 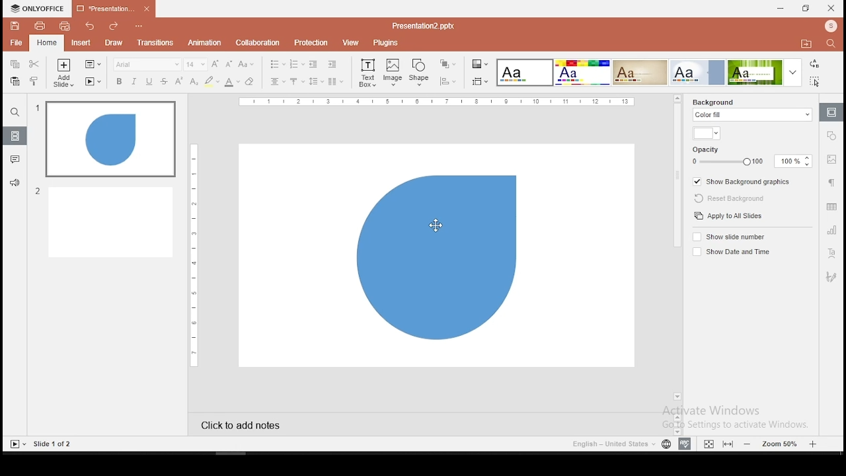 I want to click on find, so click(x=15, y=114).